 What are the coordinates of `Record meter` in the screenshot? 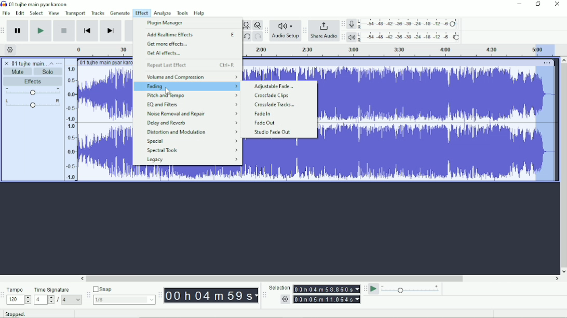 It's located at (403, 24).